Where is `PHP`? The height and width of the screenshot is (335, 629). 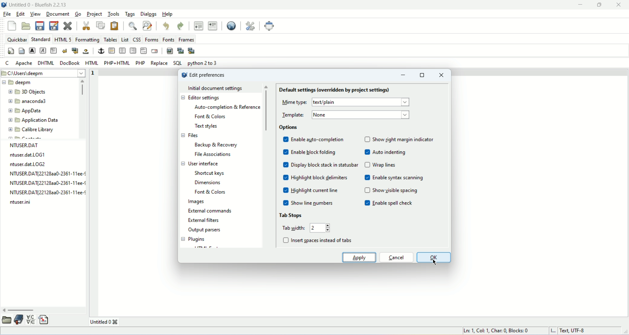
PHP is located at coordinates (140, 63).